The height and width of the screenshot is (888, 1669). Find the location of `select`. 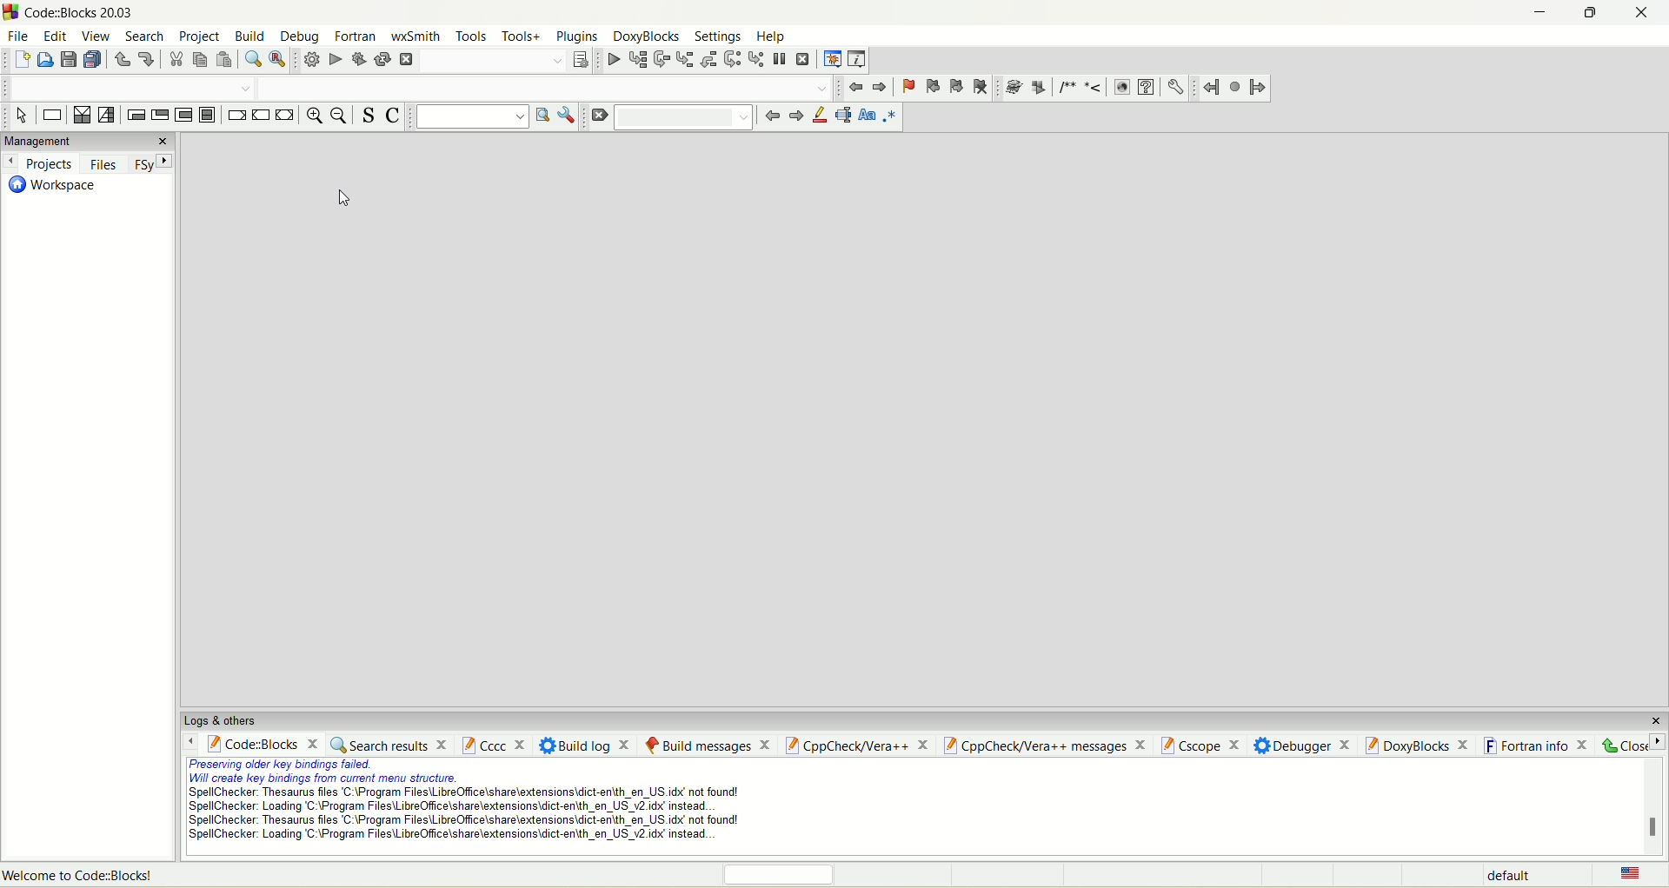

select is located at coordinates (19, 115).